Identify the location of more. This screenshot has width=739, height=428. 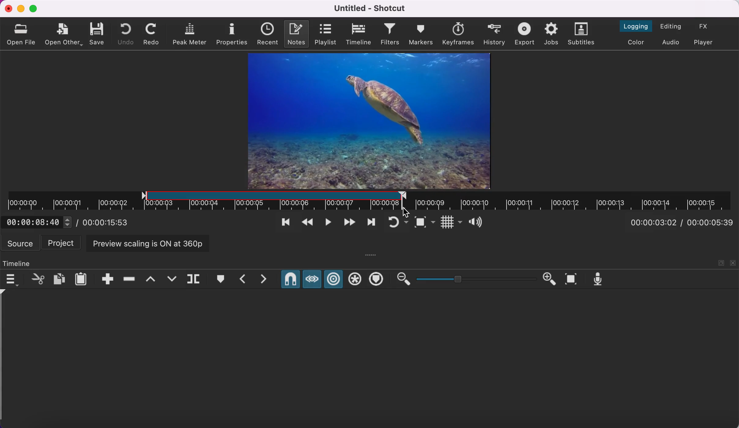
(372, 254).